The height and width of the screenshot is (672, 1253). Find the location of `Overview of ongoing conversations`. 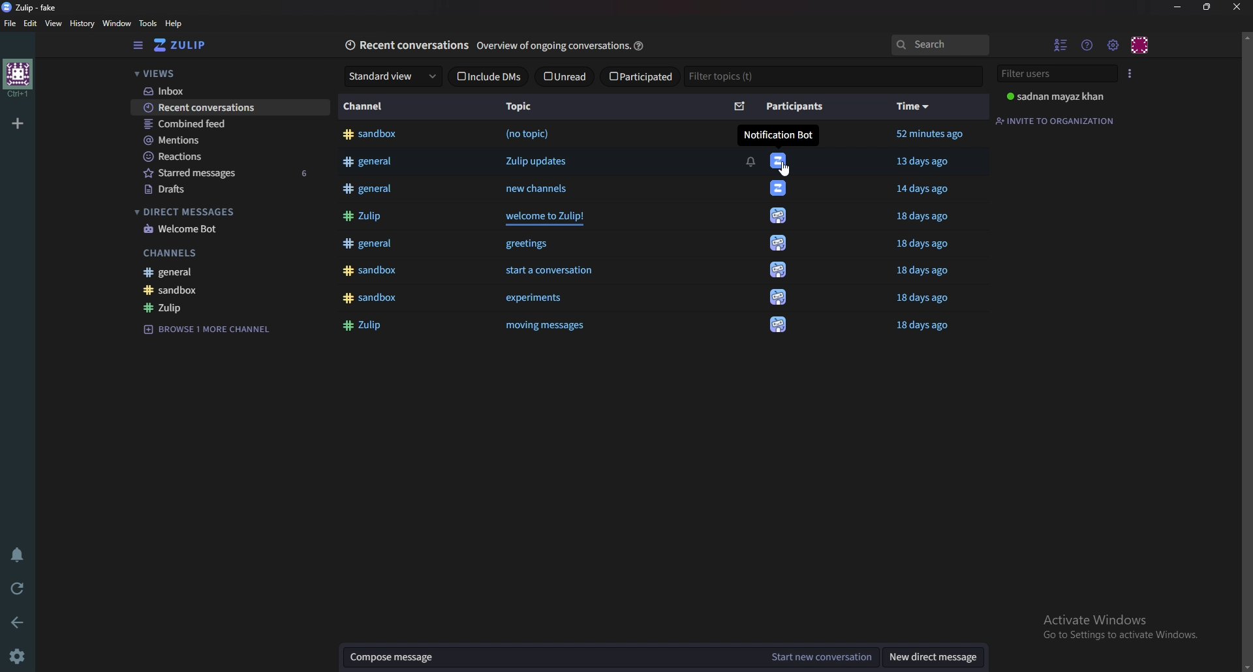

Overview of ongoing conversations is located at coordinates (553, 46).